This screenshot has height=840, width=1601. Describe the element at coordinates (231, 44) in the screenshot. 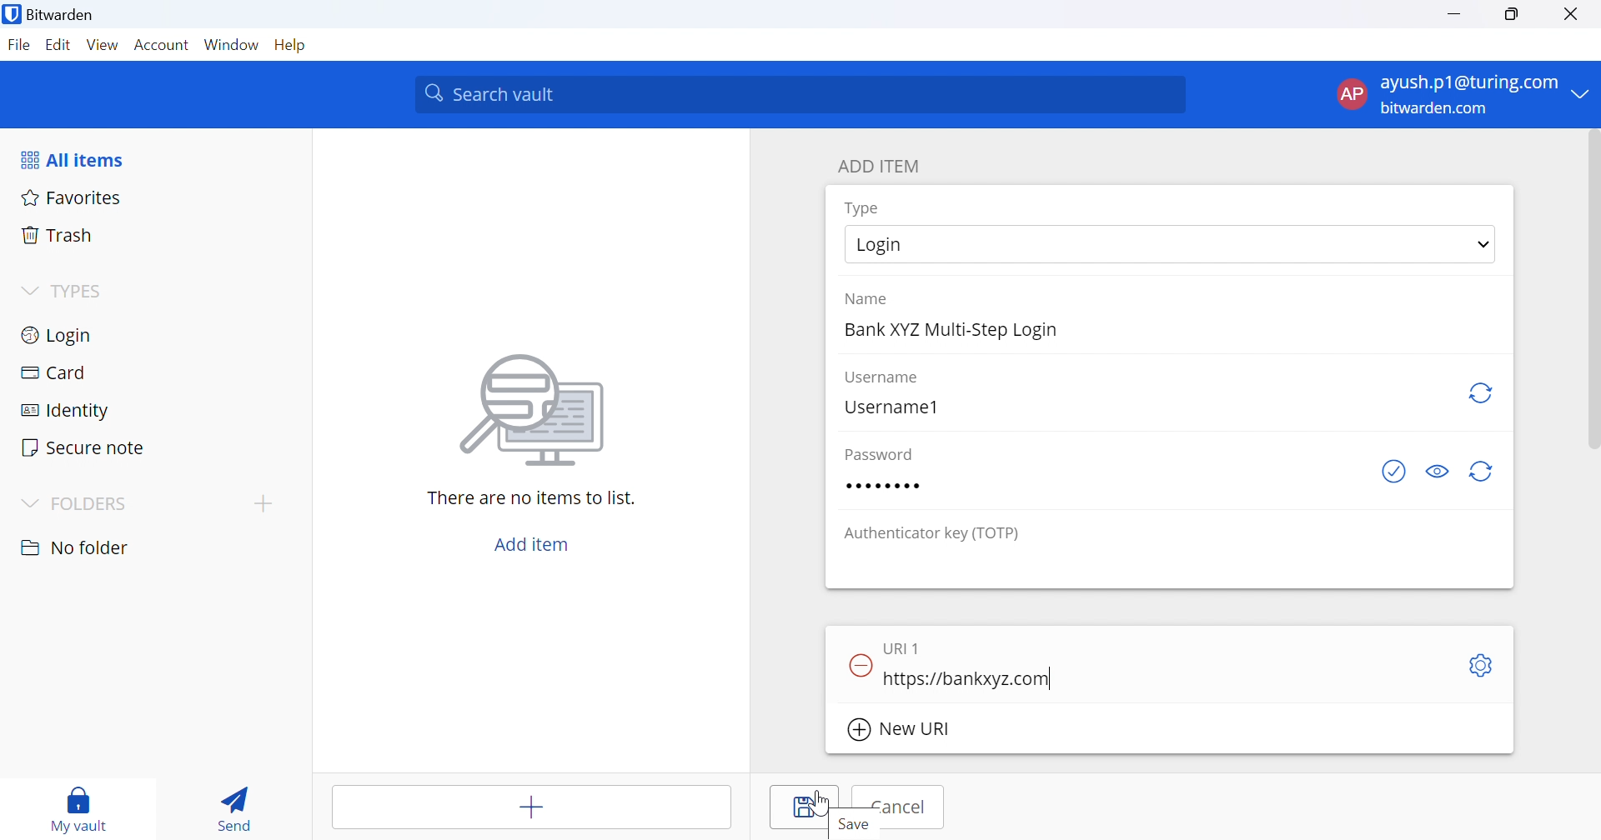

I see `Window` at that location.